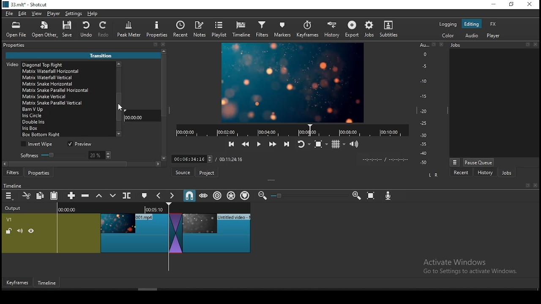  I want to click on Video [Dissolve, so click(36, 64).